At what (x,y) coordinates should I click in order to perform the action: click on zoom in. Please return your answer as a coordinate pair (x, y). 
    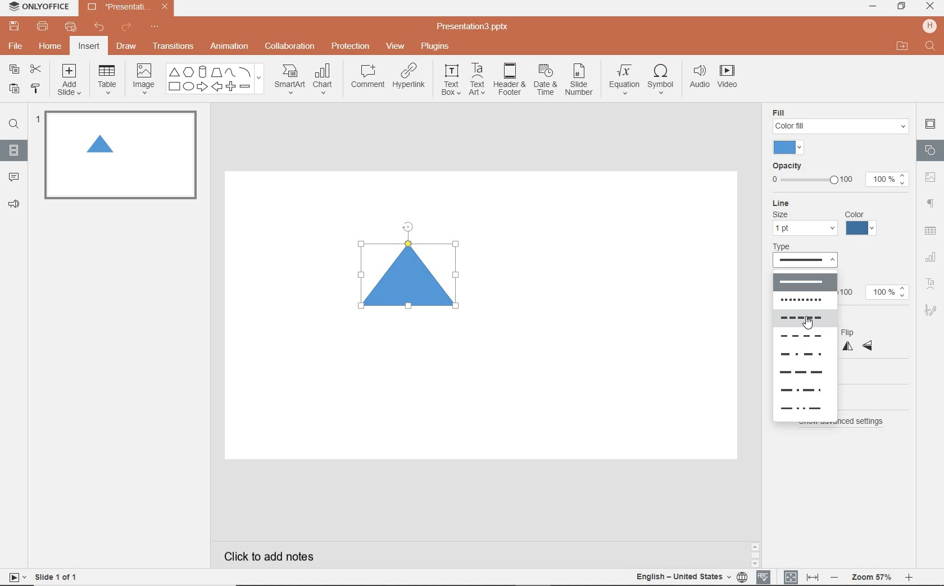
    Looking at the image, I should click on (909, 579).